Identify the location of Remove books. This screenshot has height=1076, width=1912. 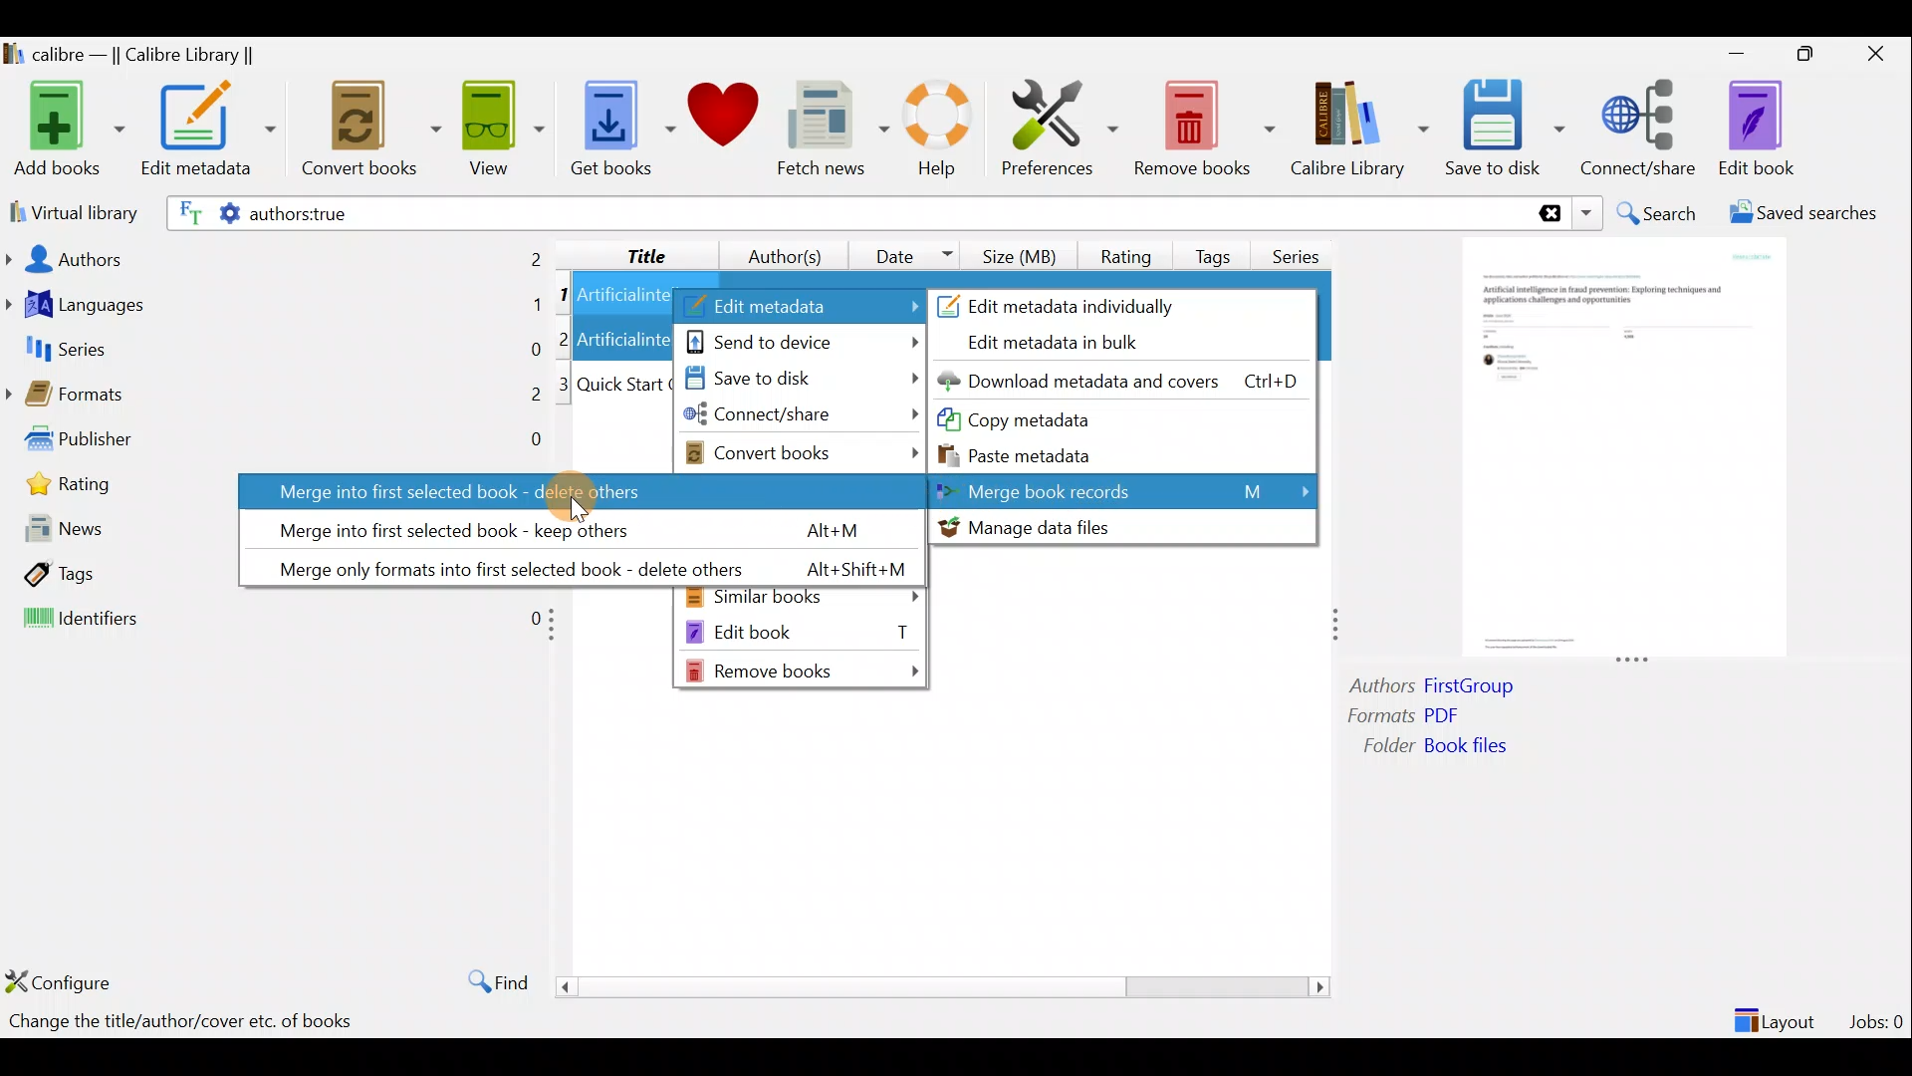
(805, 671).